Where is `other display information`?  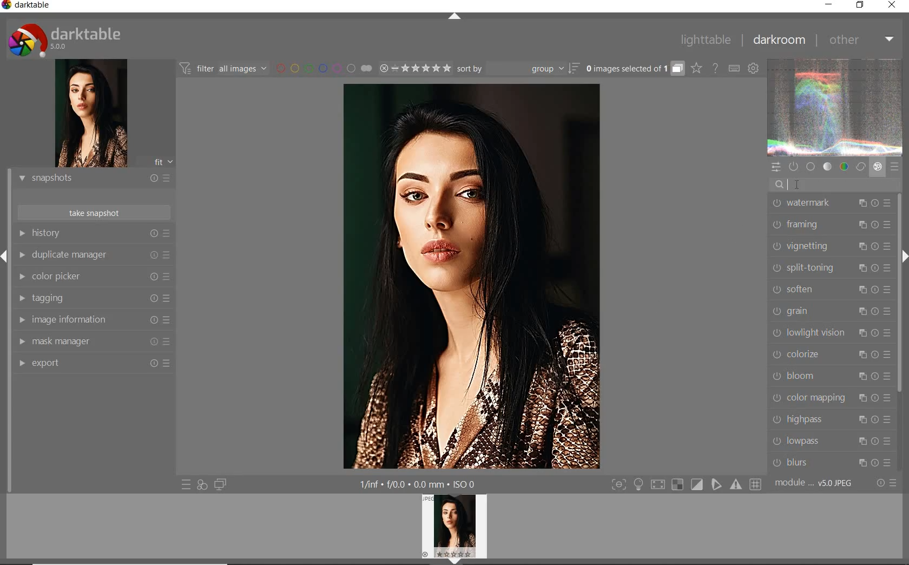
other display information is located at coordinates (420, 485).